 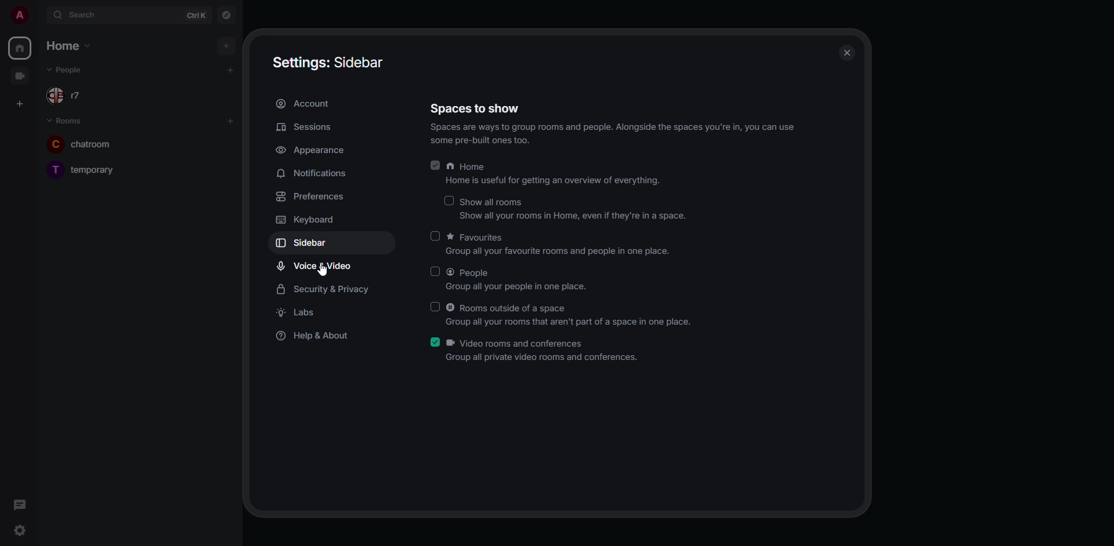 What do you see at coordinates (87, 169) in the screenshot?
I see `temporary` at bounding box center [87, 169].